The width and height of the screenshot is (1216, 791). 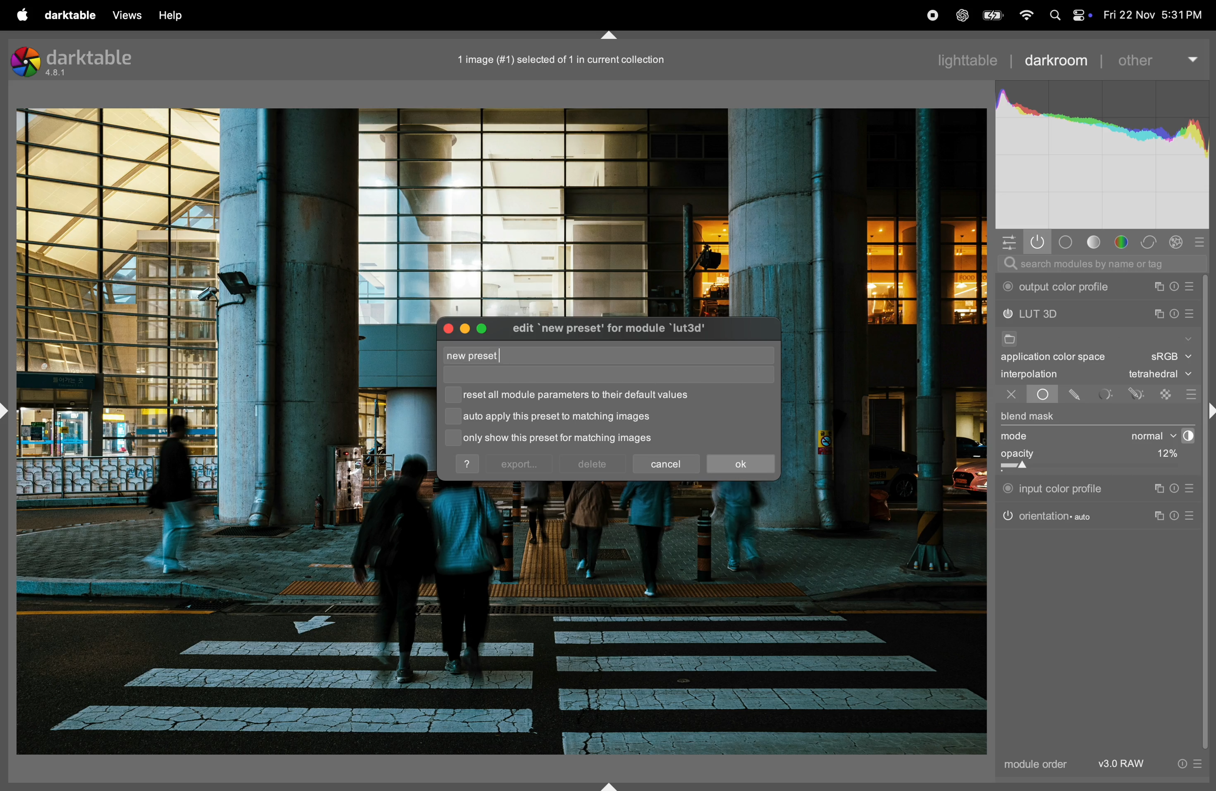 I want to click on reset all default values, so click(x=582, y=395).